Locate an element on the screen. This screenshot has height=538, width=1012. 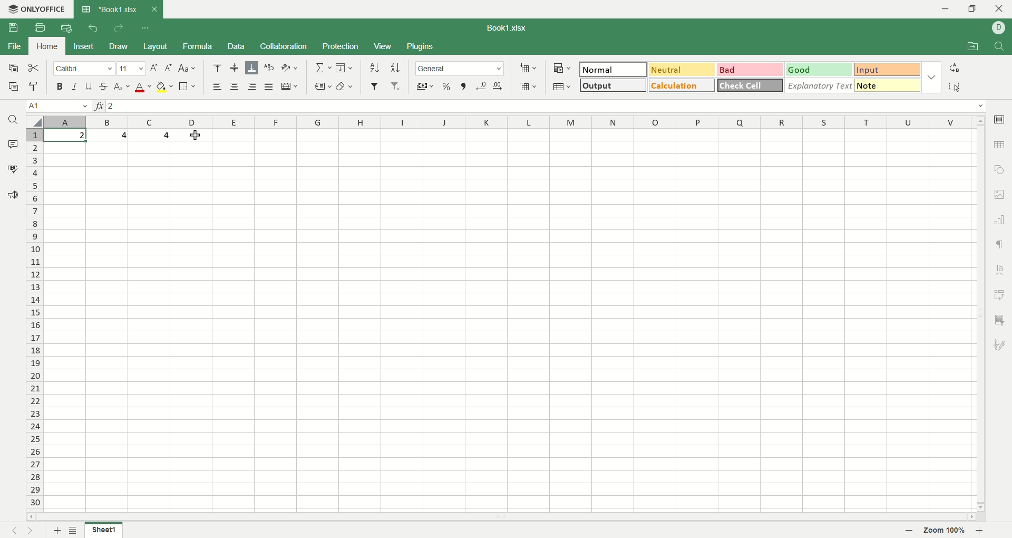
function is located at coordinates (97, 105).